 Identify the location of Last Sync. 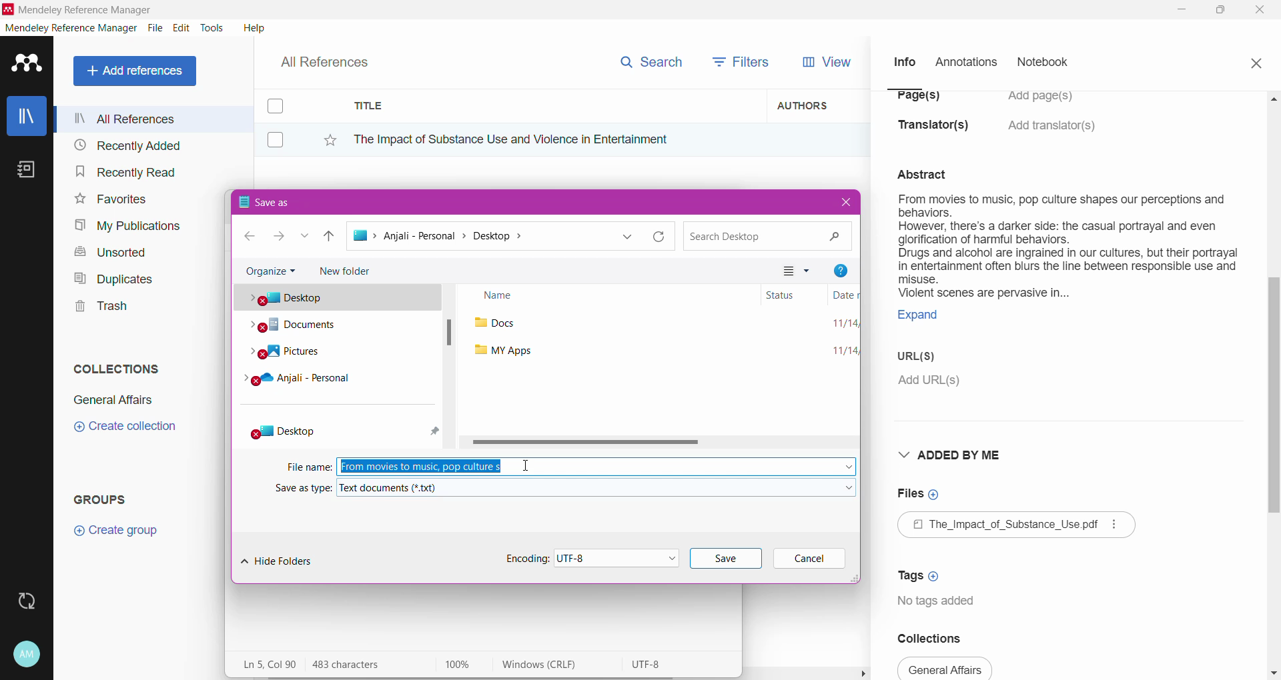
(32, 599).